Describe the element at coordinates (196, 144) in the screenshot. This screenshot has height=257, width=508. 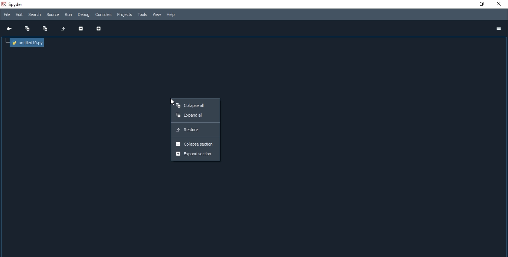
I see `Collapse section` at that location.